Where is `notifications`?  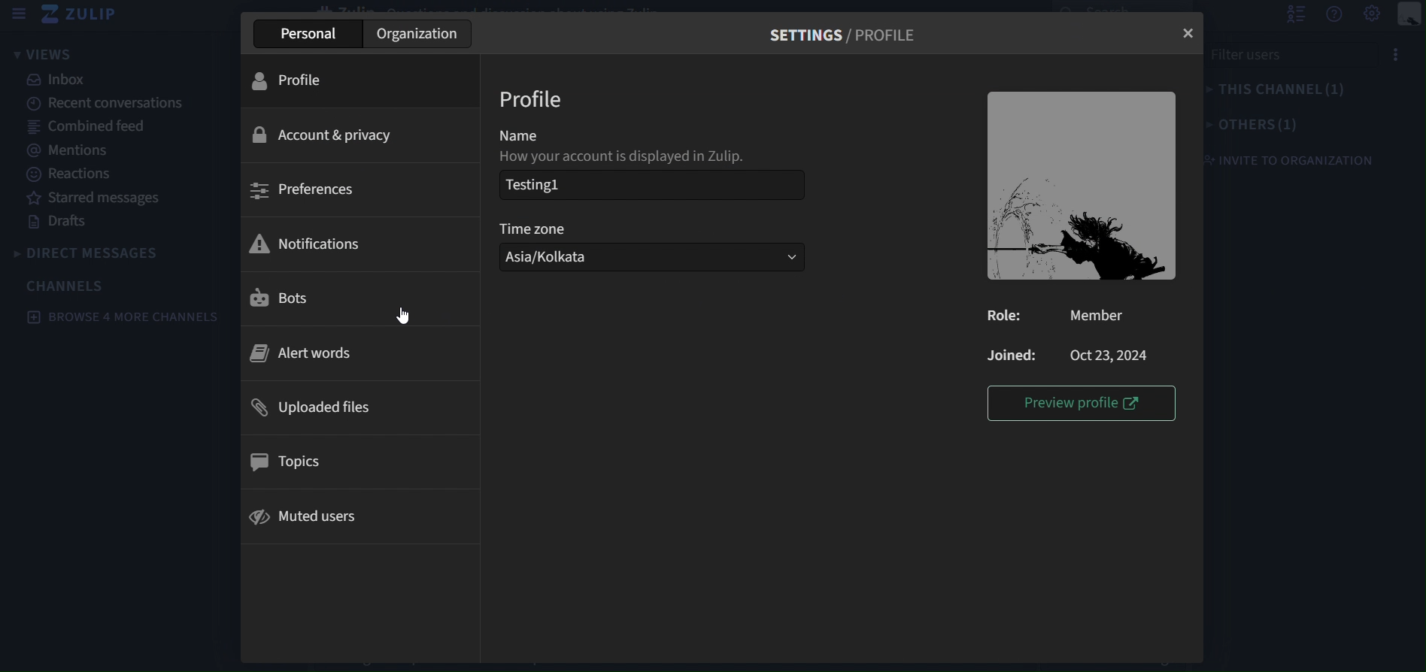
notifications is located at coordinates (363, 242).